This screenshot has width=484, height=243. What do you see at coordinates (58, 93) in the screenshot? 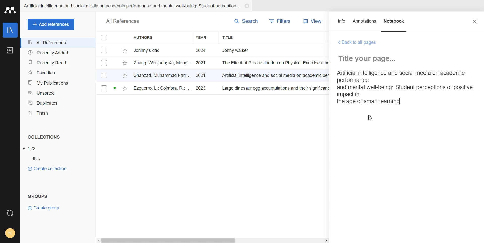
I see `Unsorted` at bounding box center [58, 93].